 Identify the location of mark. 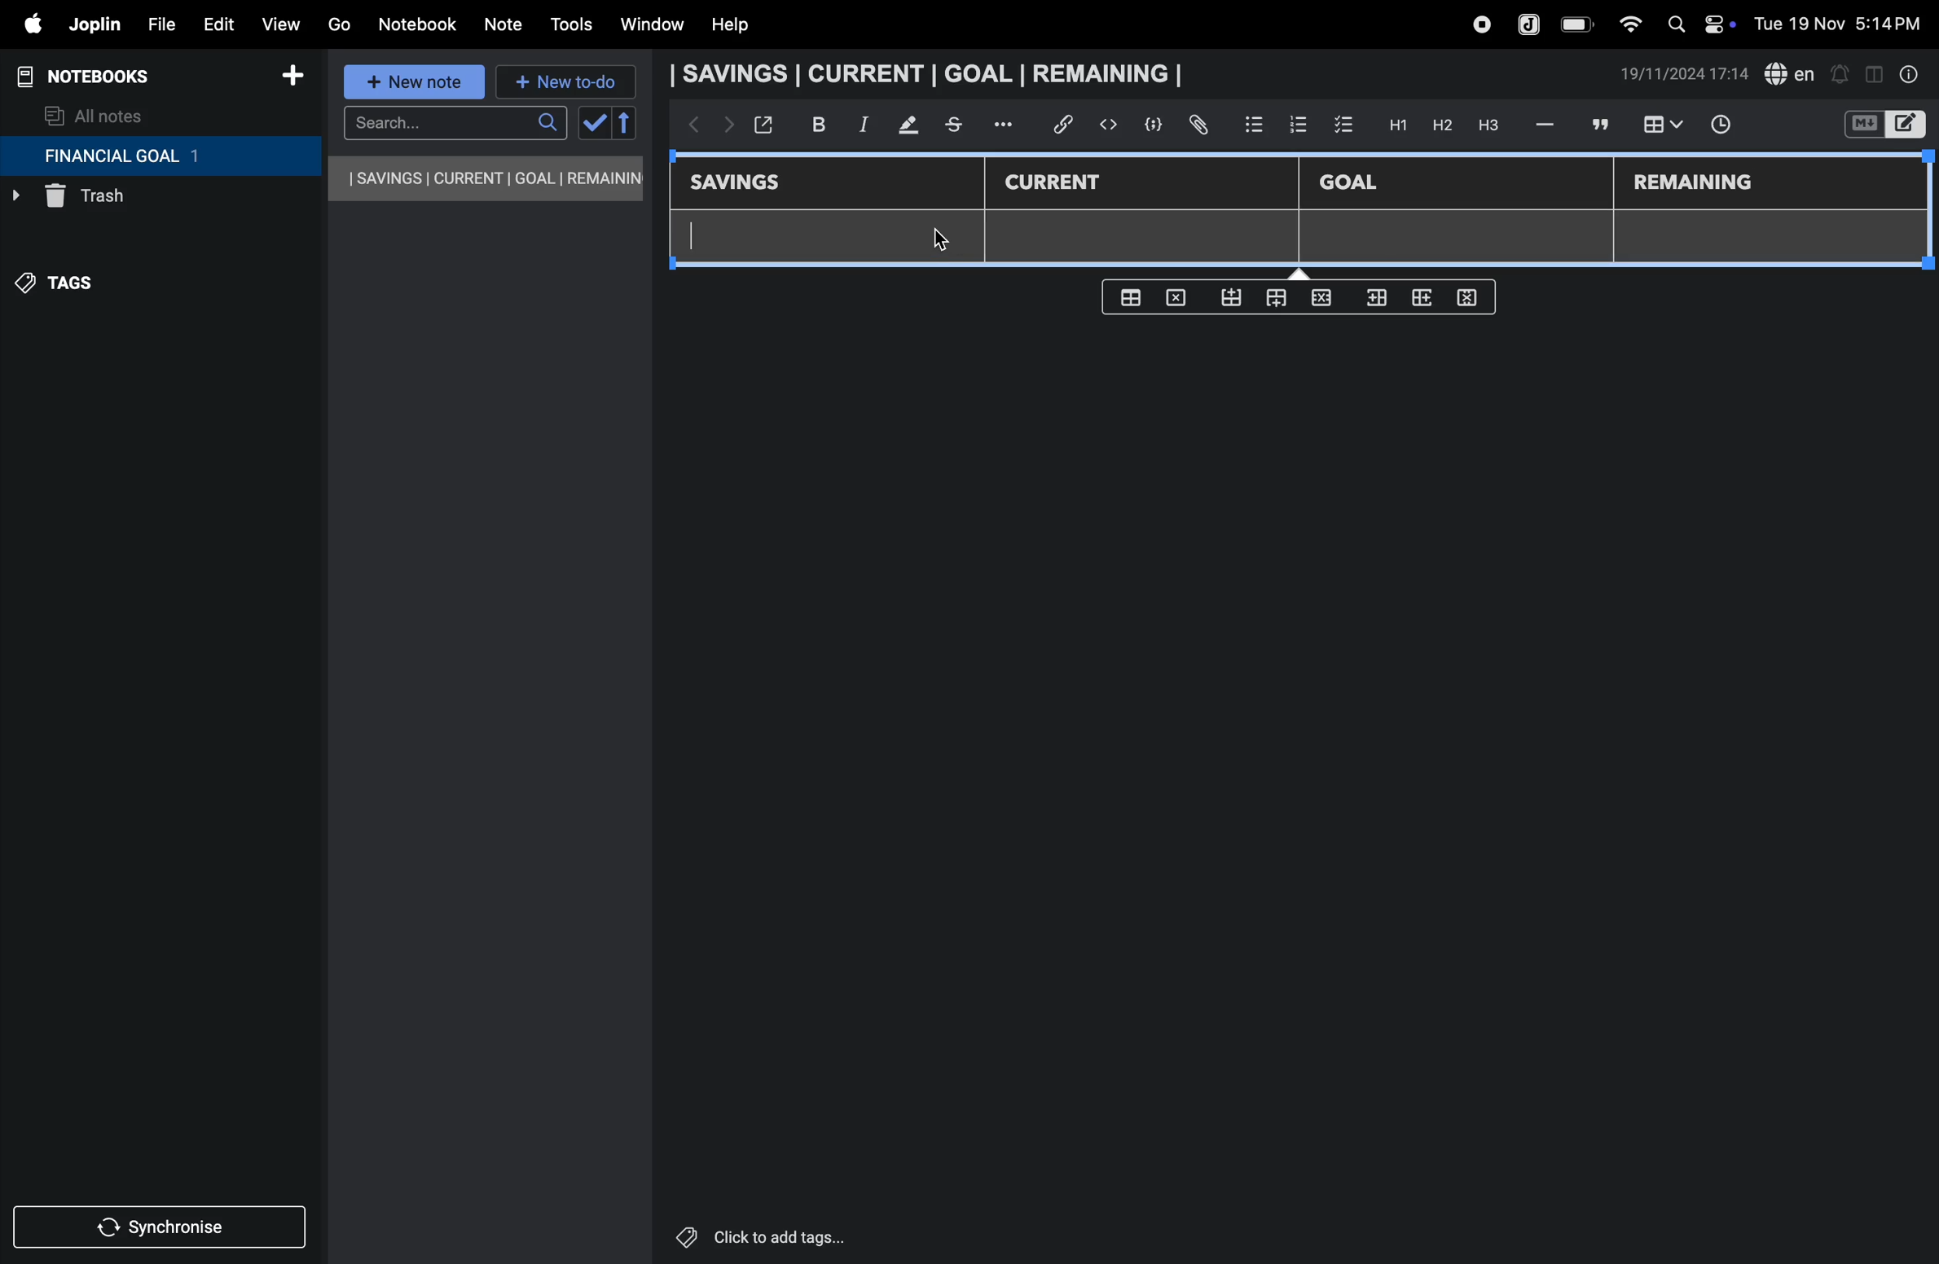
(901, 126).